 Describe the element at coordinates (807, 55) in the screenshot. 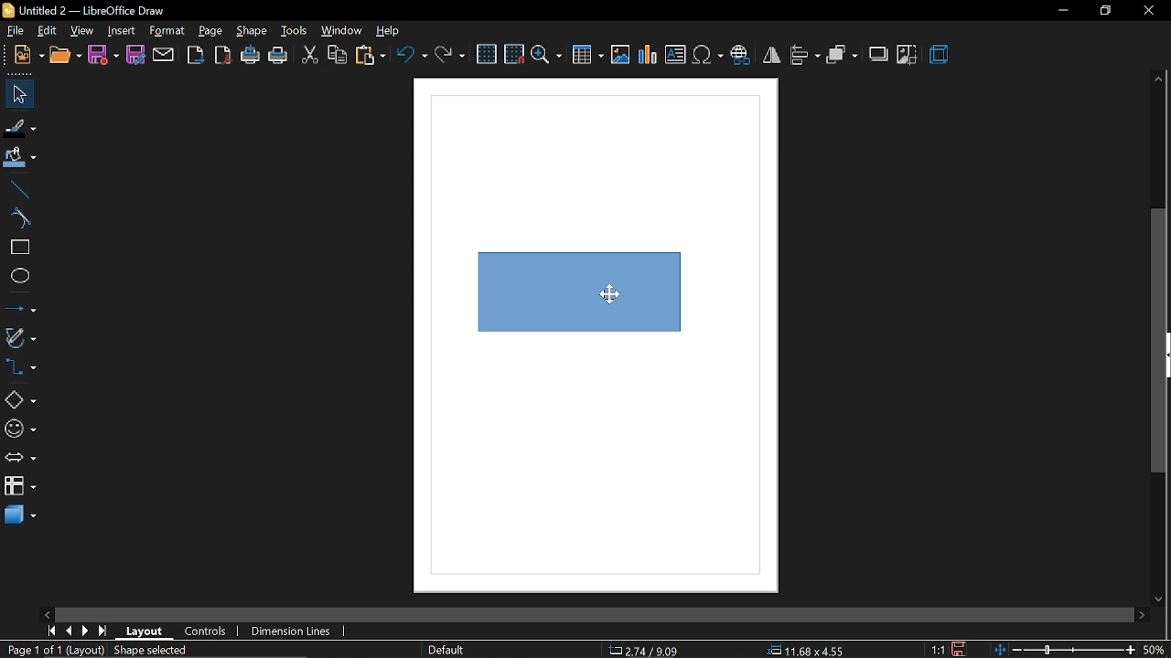

I see `align` at that location.